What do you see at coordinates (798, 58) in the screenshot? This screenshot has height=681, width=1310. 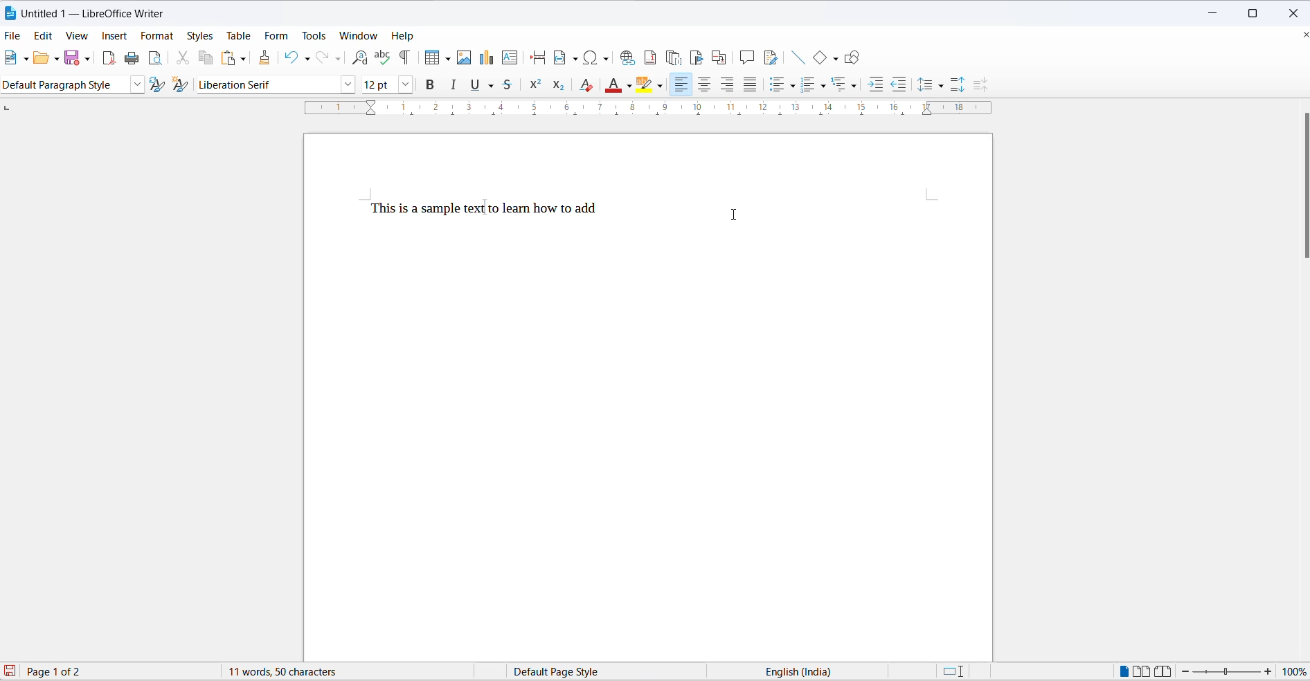 I see `insert line` at bounding box center [798, 58].